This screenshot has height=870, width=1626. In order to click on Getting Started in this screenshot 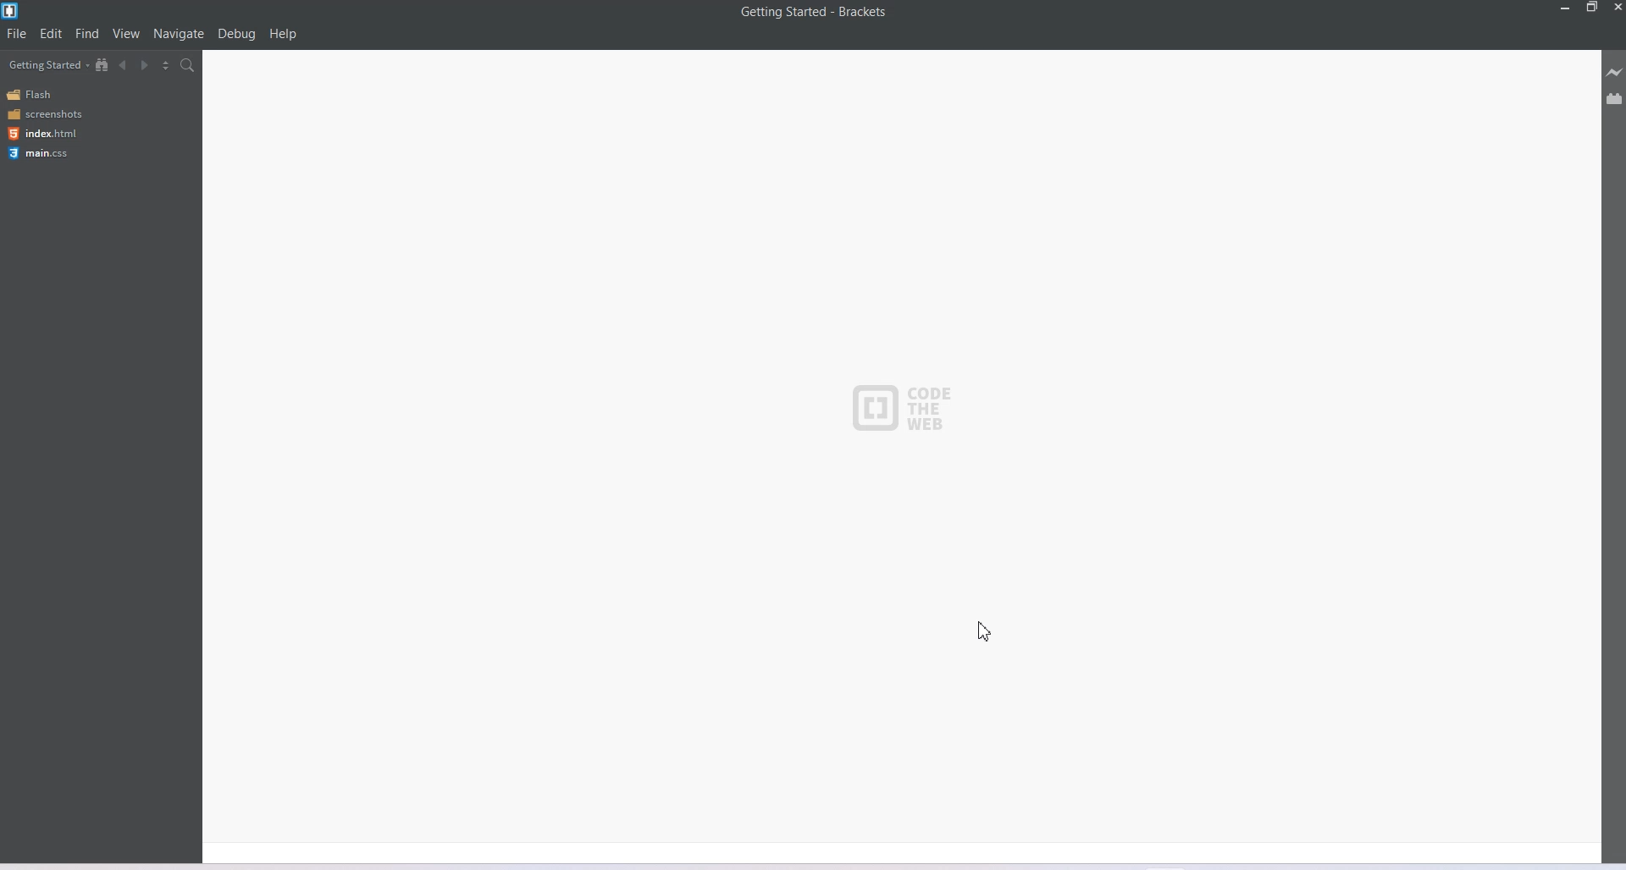, I will do `click(48, 64)`.